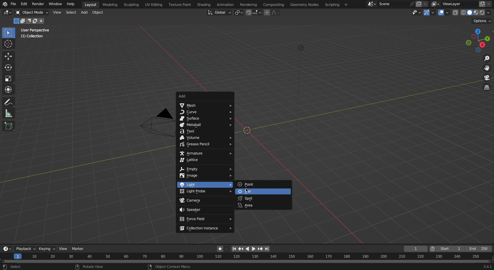  Describe the element at coordinates (444, 13) in the screenshot. I see `Show Overlays` at that location.